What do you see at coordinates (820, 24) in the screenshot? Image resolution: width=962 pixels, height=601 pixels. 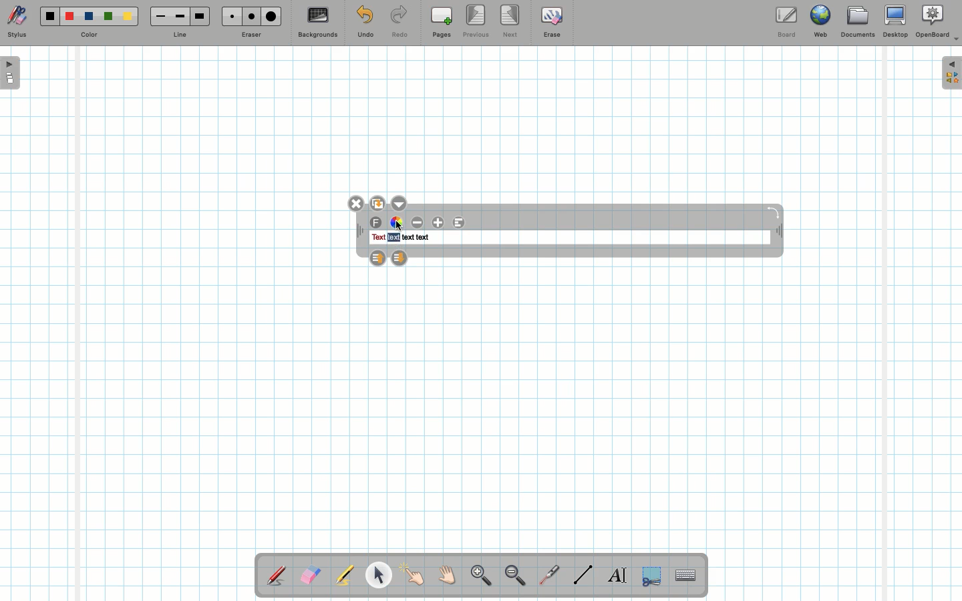 I see `Web` at bounding box center [820, 24].